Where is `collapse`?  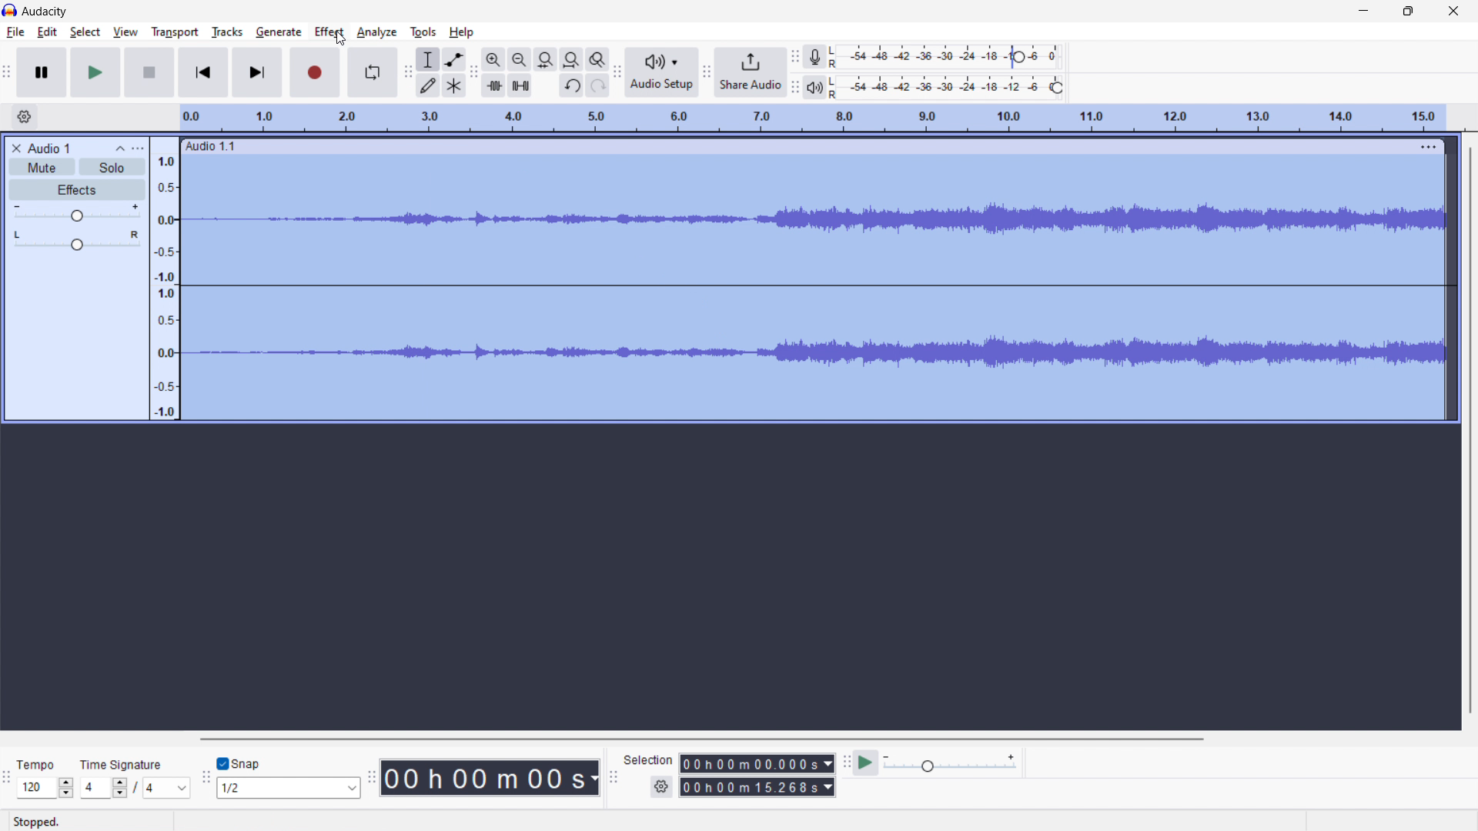 collapse is located at coordinates (119, 149).